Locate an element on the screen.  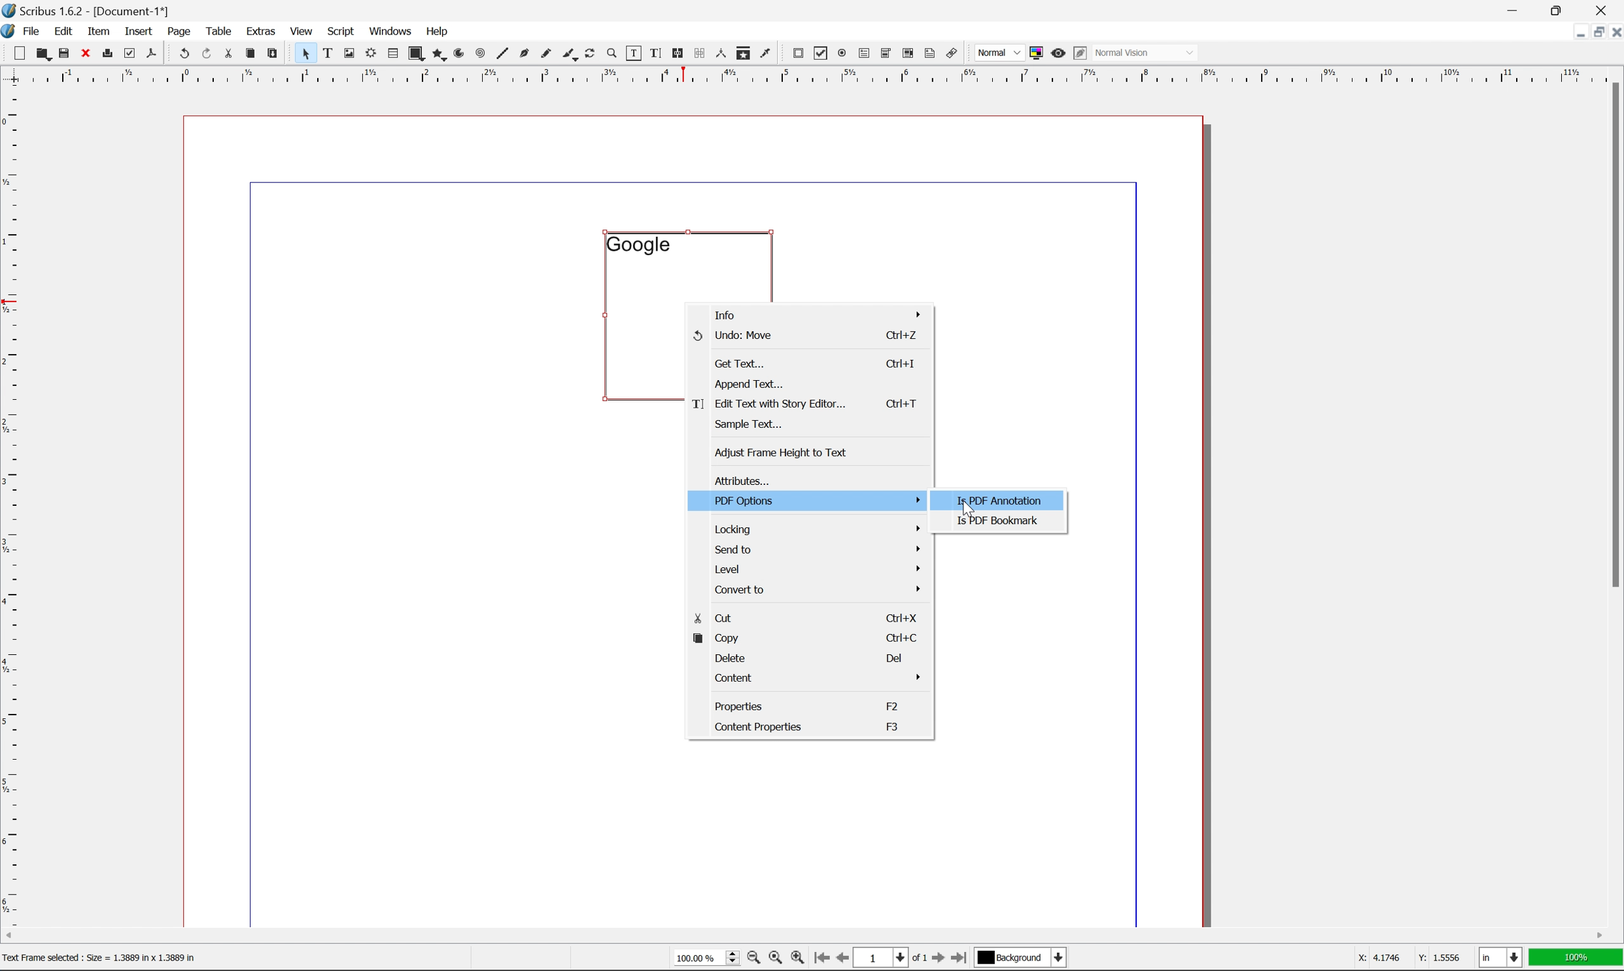
cursor is located at coordinates (969, 509).